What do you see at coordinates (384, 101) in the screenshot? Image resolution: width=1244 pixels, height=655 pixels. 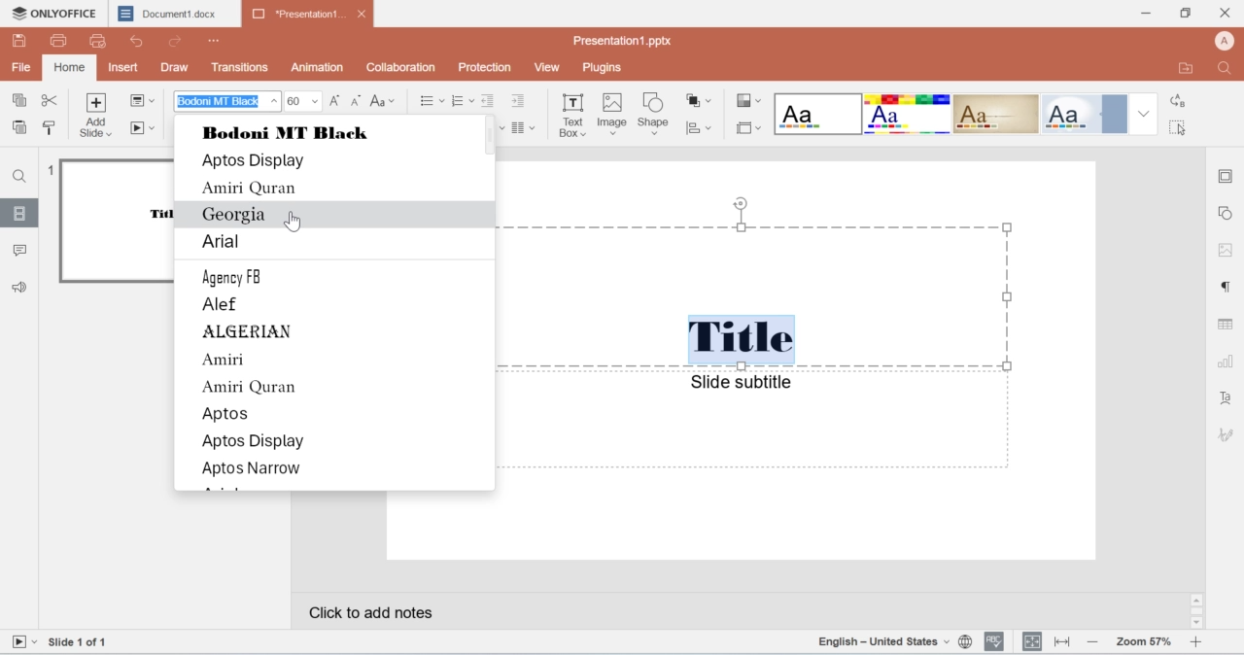 I see `case` at bounding box center [384, 101].